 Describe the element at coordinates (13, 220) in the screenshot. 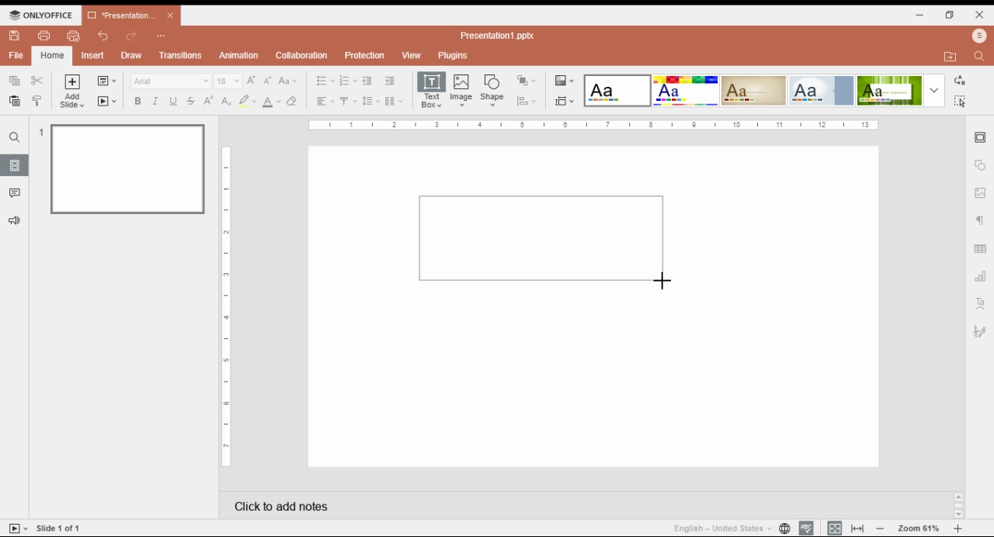

I see `feedback and support` at that location.